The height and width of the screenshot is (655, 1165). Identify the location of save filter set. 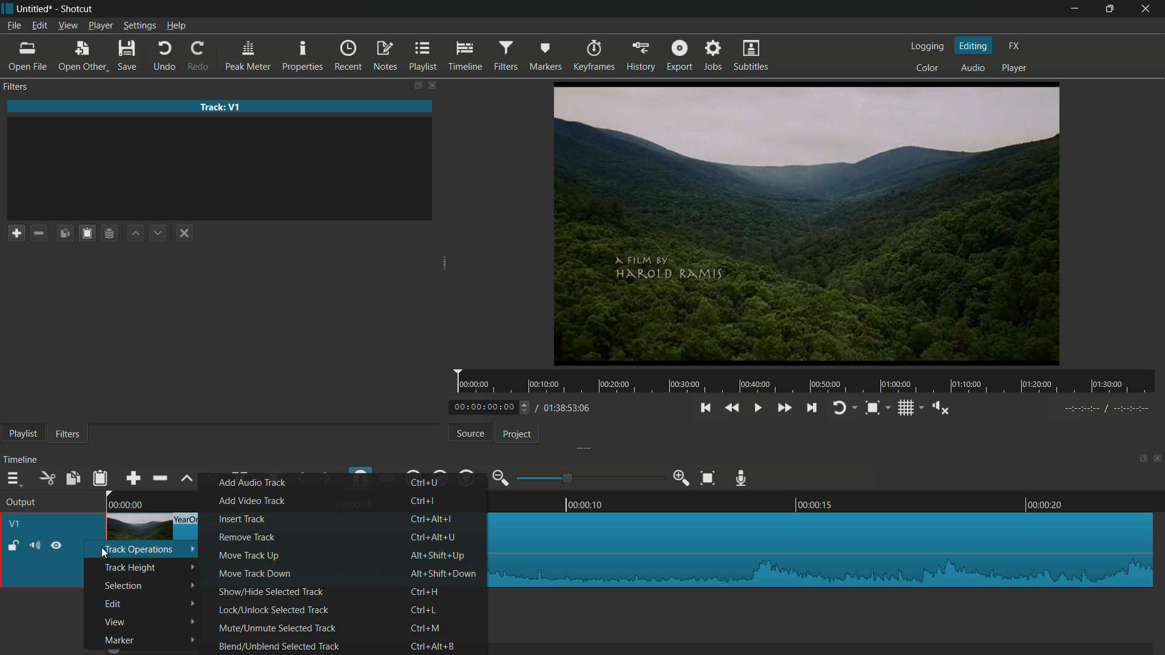
(109, 233).